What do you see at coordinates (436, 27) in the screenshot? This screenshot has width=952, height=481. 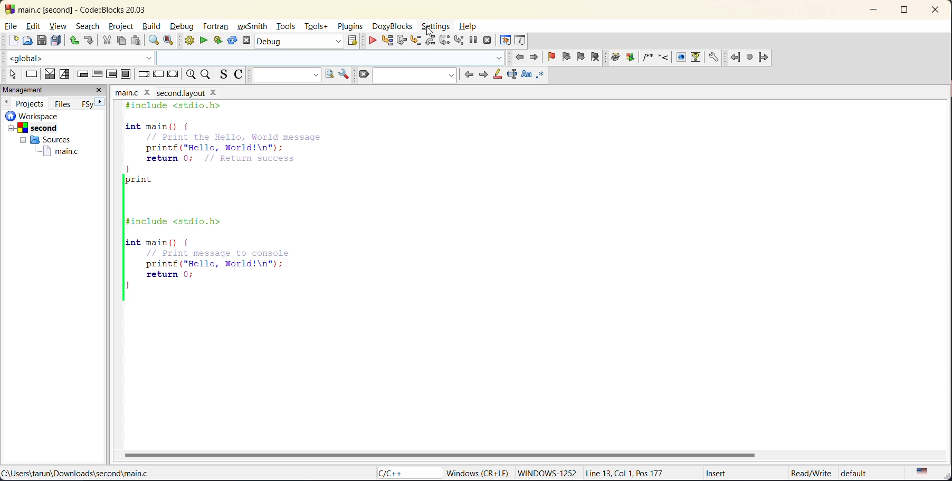 I see `settings` at bounding box center [436, 27].